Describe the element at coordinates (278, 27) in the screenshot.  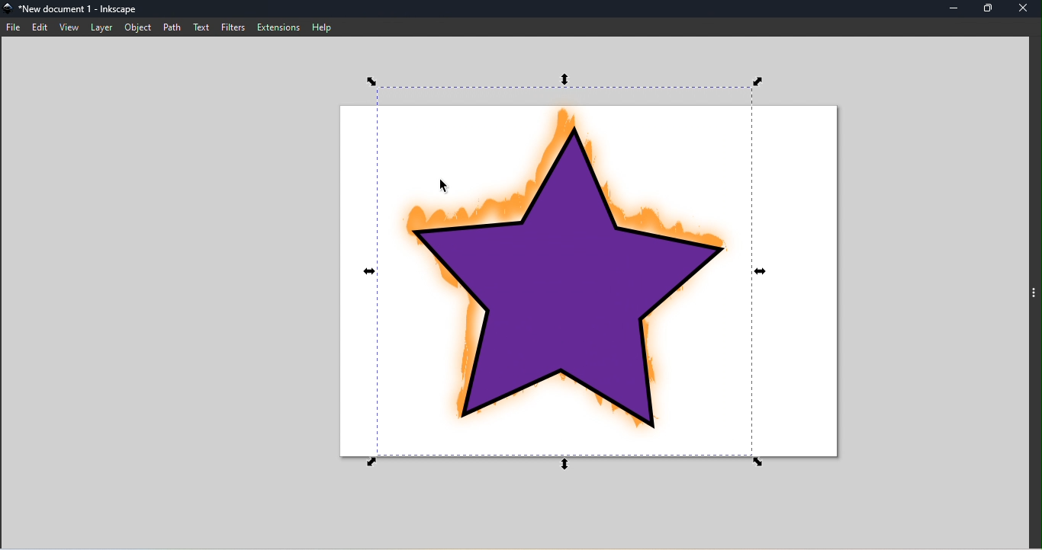
I see `Extensions` at that location.